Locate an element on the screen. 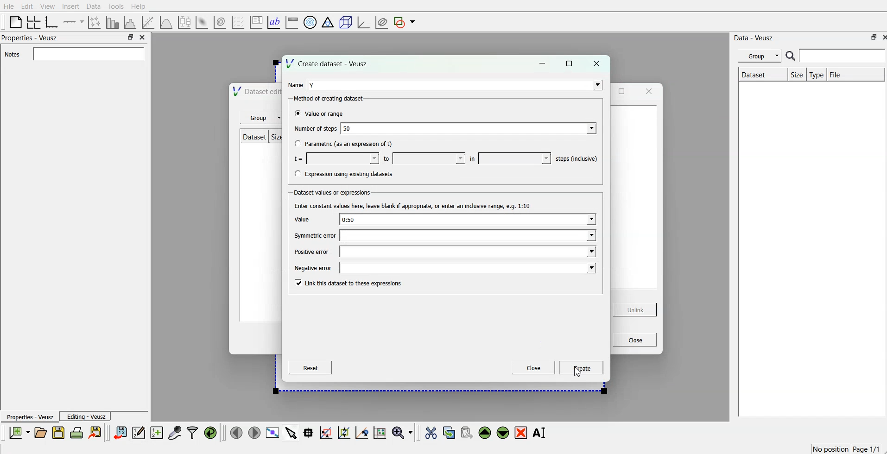 This screenshot has width=887, height=454. Link this dataset to these expressions is located at coordinates (355, 284).